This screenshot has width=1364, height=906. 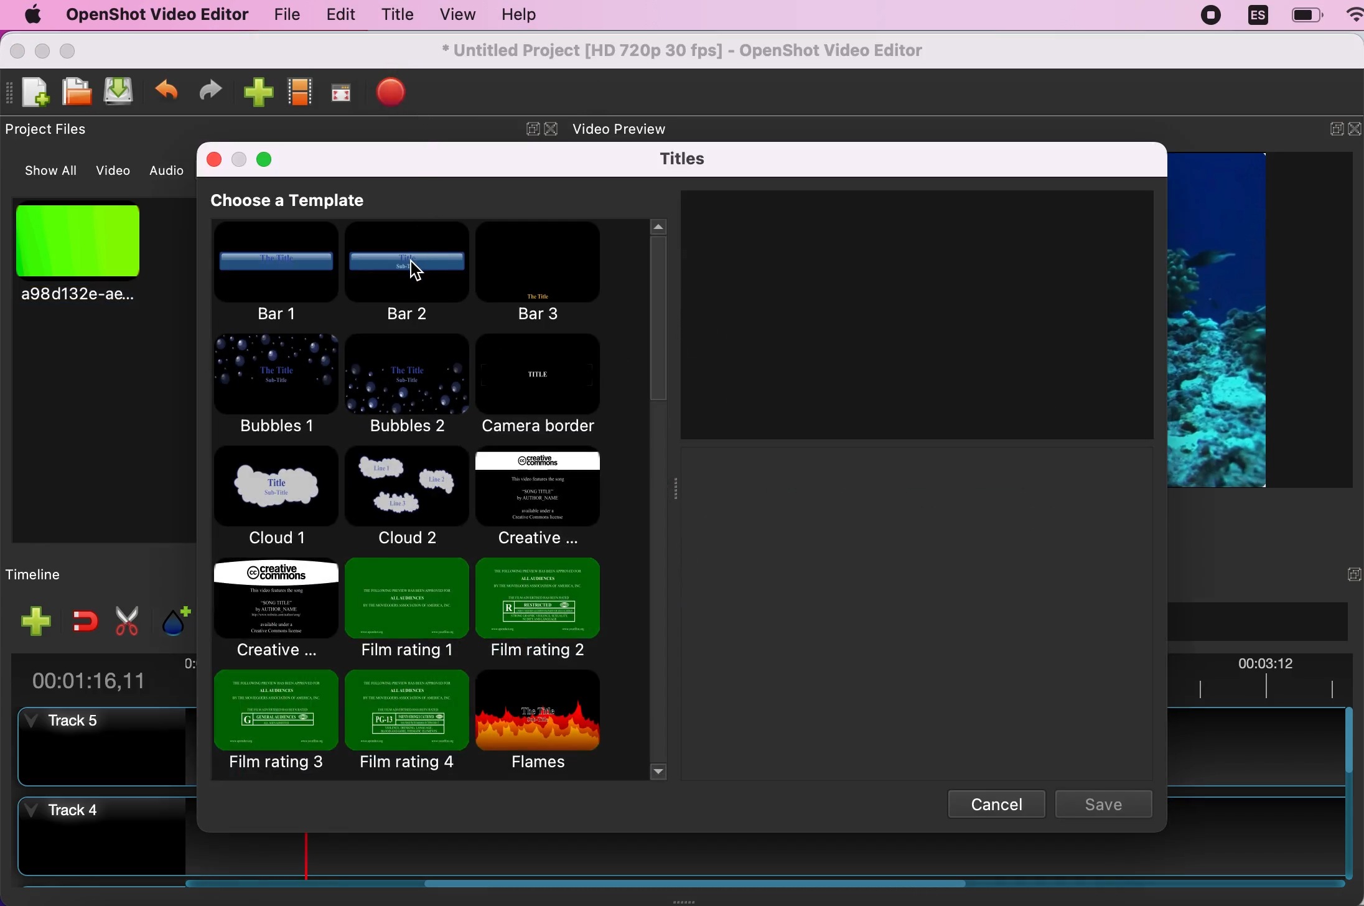 I want to click on add marker, so click(x=170, y=619).